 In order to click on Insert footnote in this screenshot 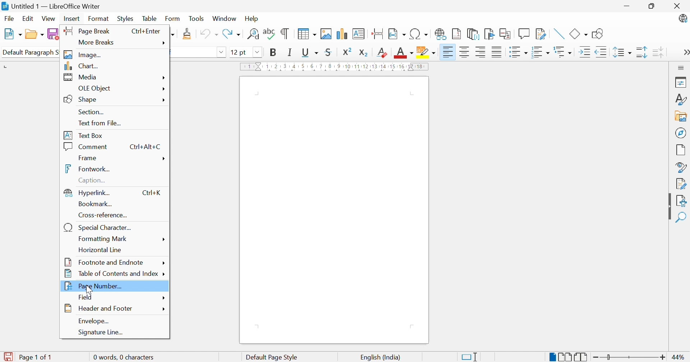, I will do `click(457, 34)`.